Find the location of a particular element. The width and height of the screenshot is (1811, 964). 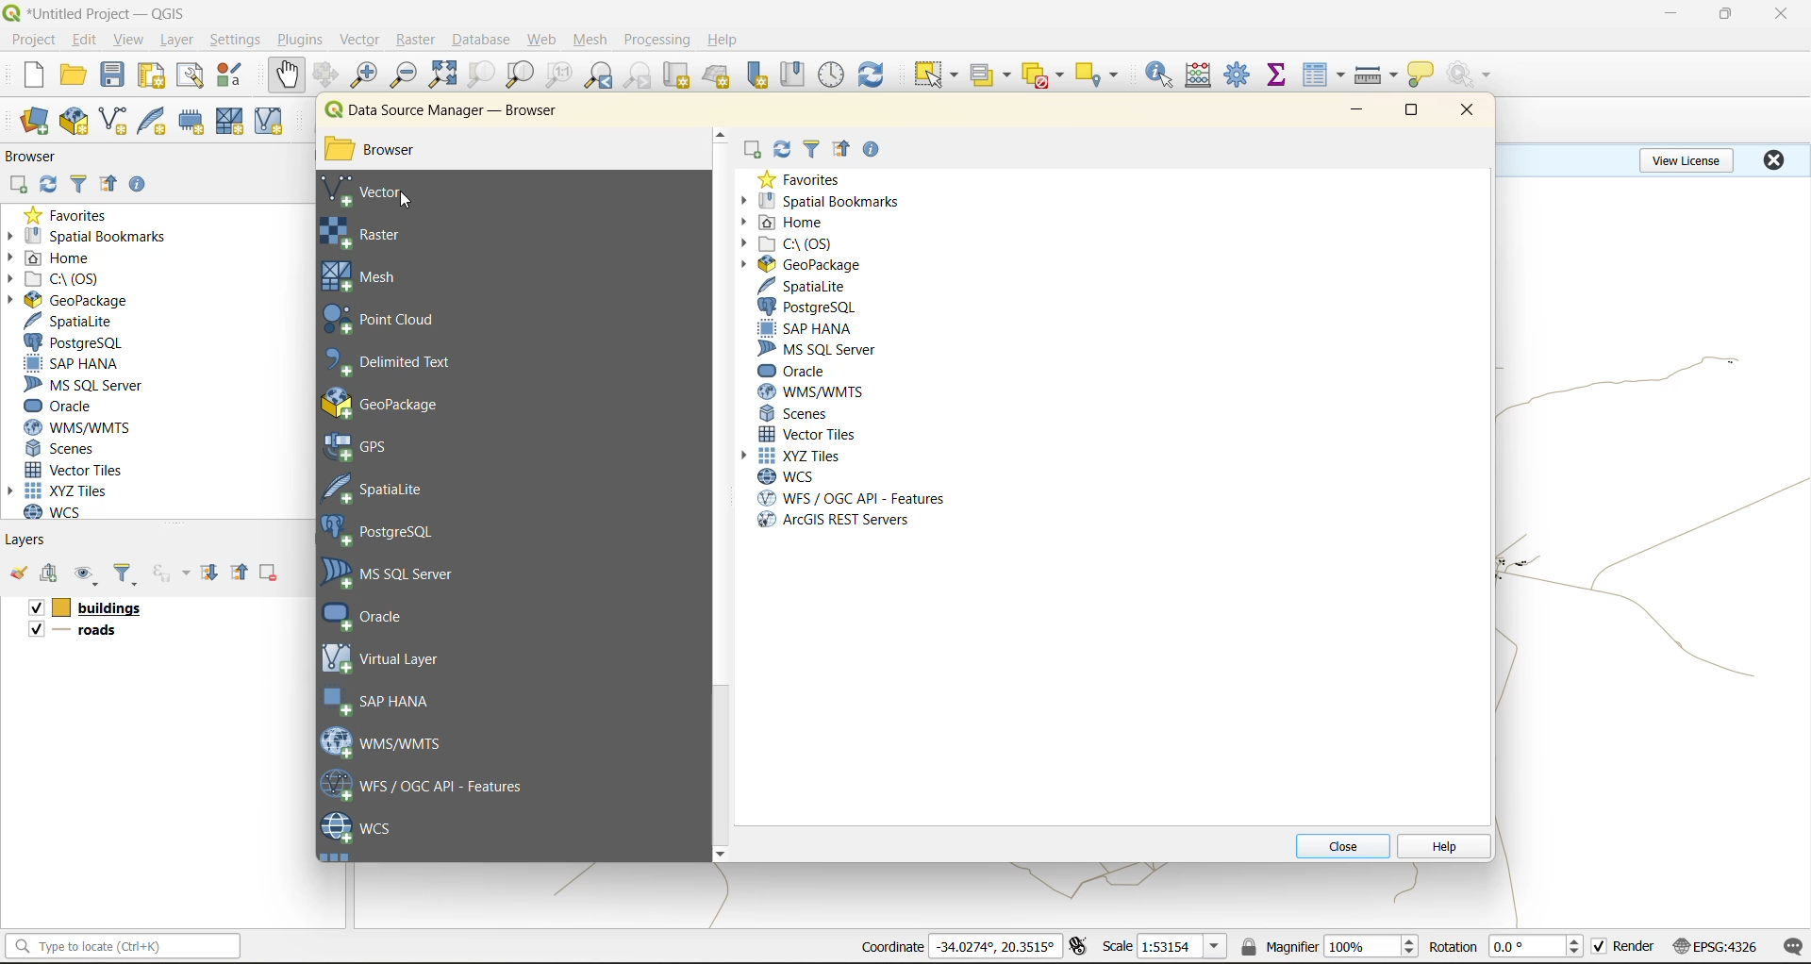

new 3d map is located at coordinates (719, 75).